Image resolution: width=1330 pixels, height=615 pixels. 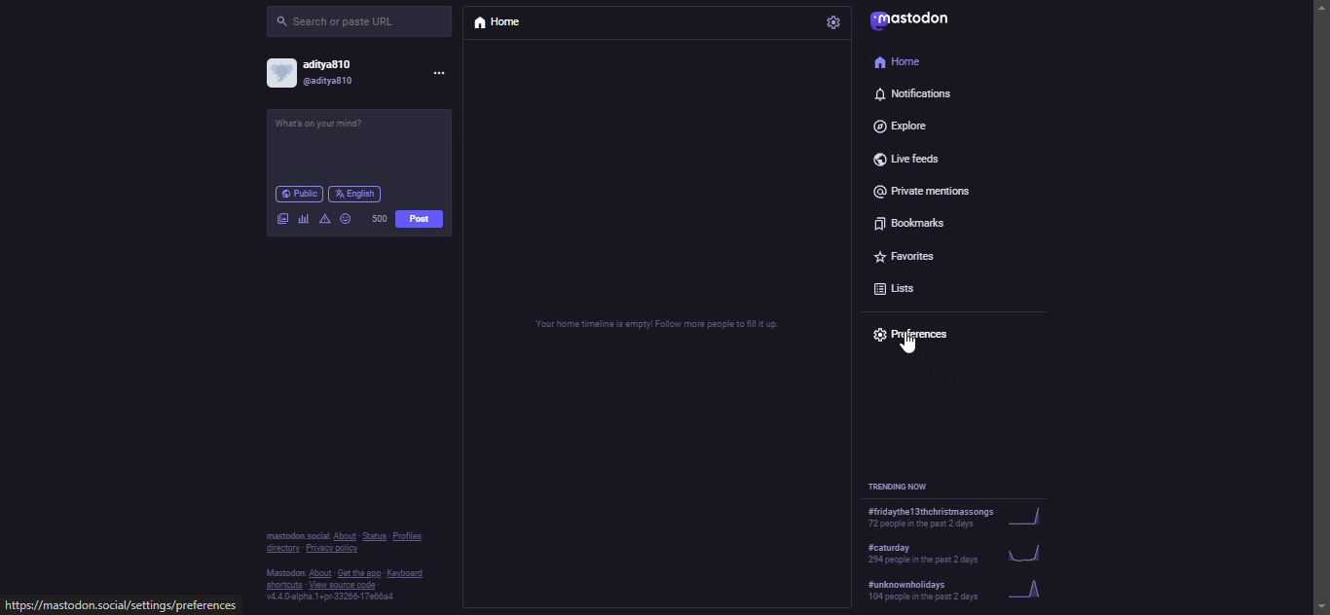 I want to click on post, so click(x=329, y=122).